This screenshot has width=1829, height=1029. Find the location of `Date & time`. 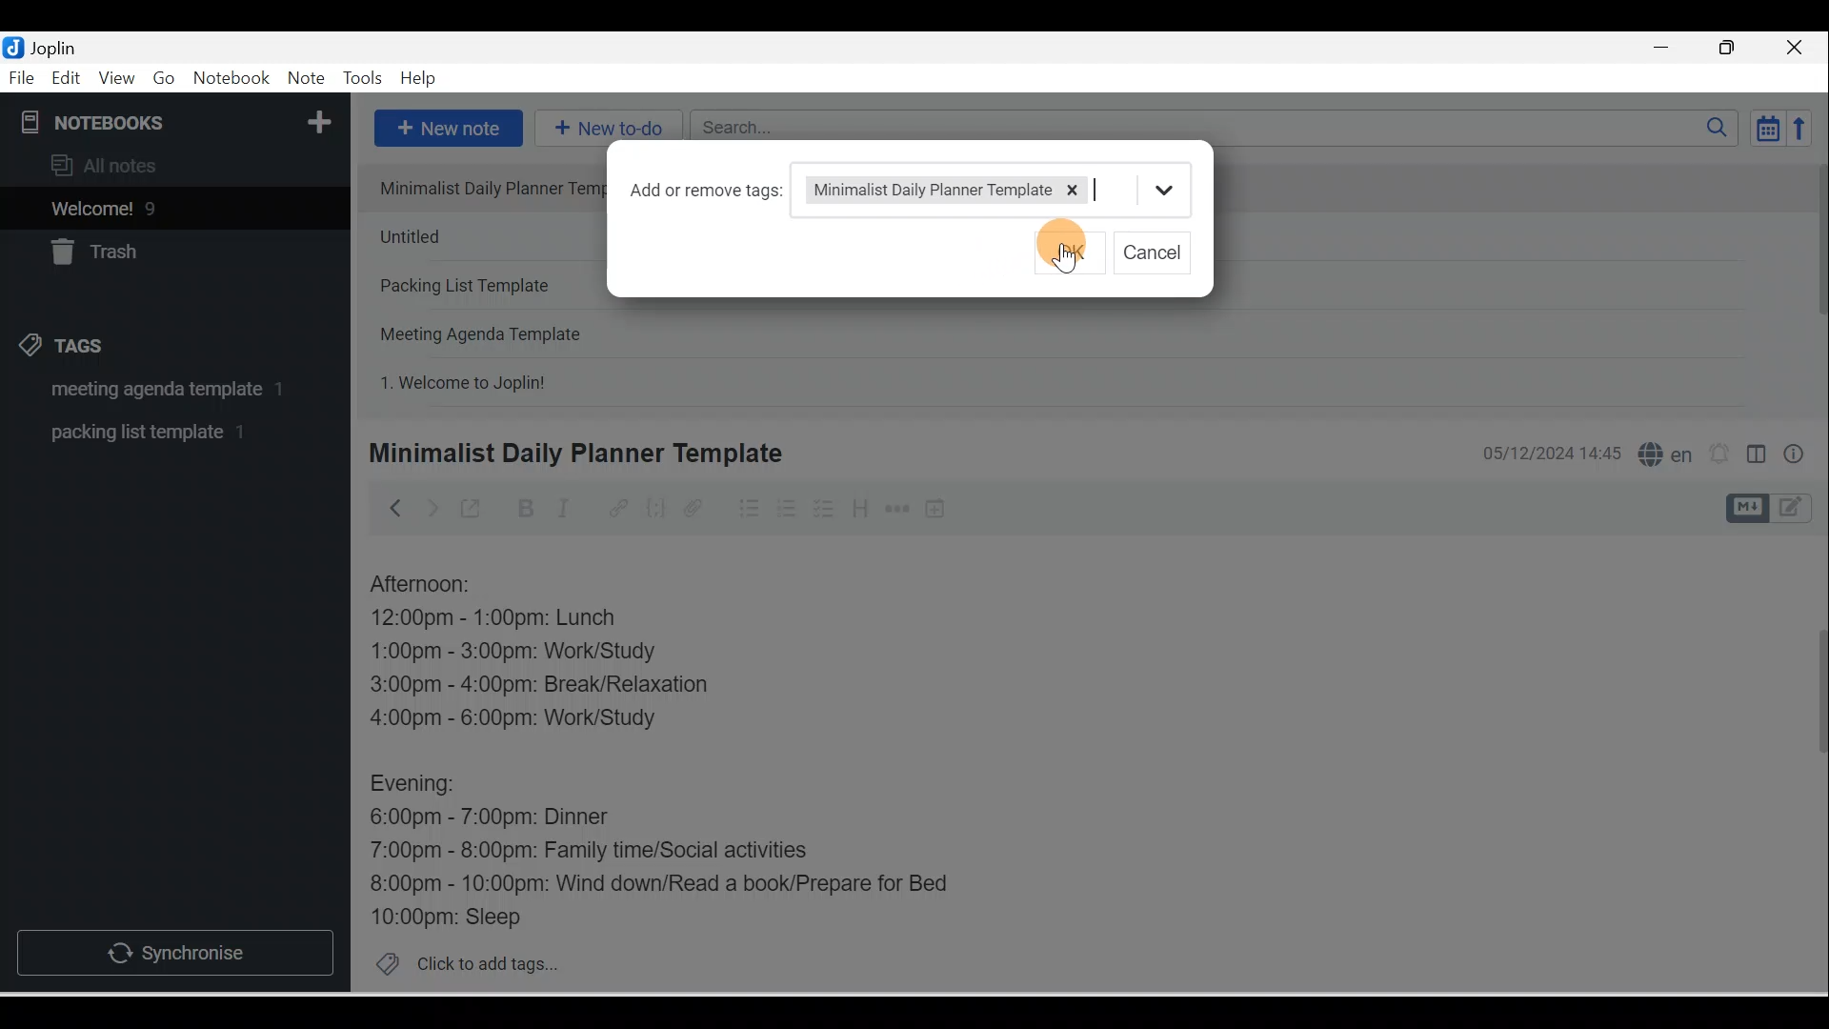

Date & time is located at coordinates (1548, 454).